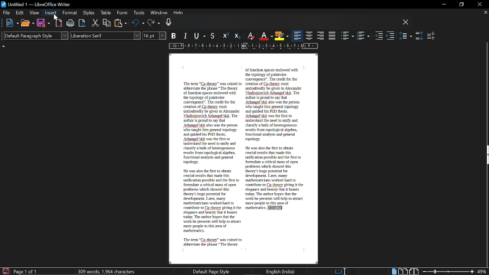 Image resolution: width=489 pixels, height=275 pixels. Describe the element at coordinates (27, 24) in the screenshot. I see `Open` at that location.